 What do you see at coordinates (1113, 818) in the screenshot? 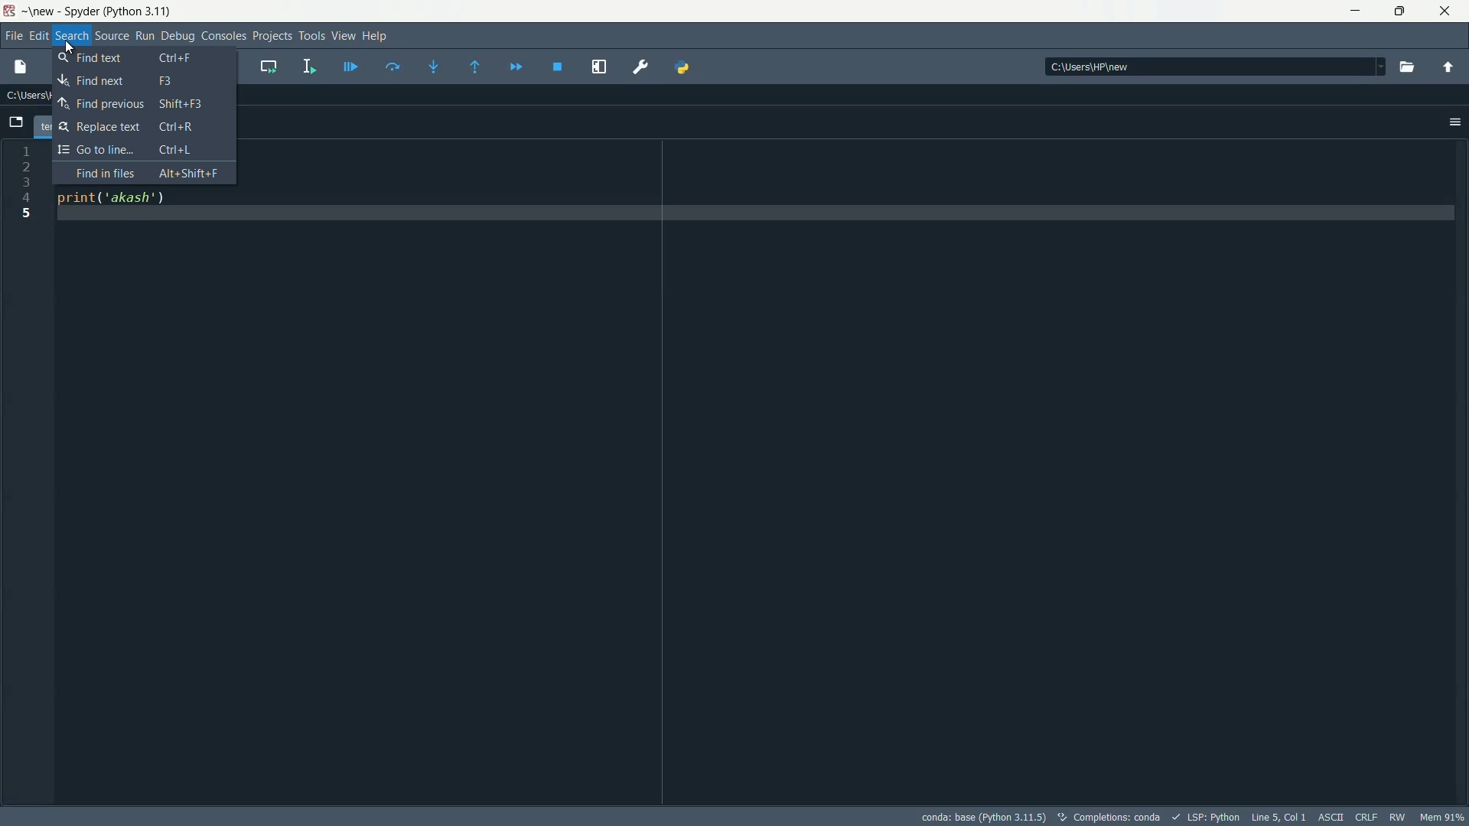
I see `Completions: conda` at bounding box center [1113, 818].